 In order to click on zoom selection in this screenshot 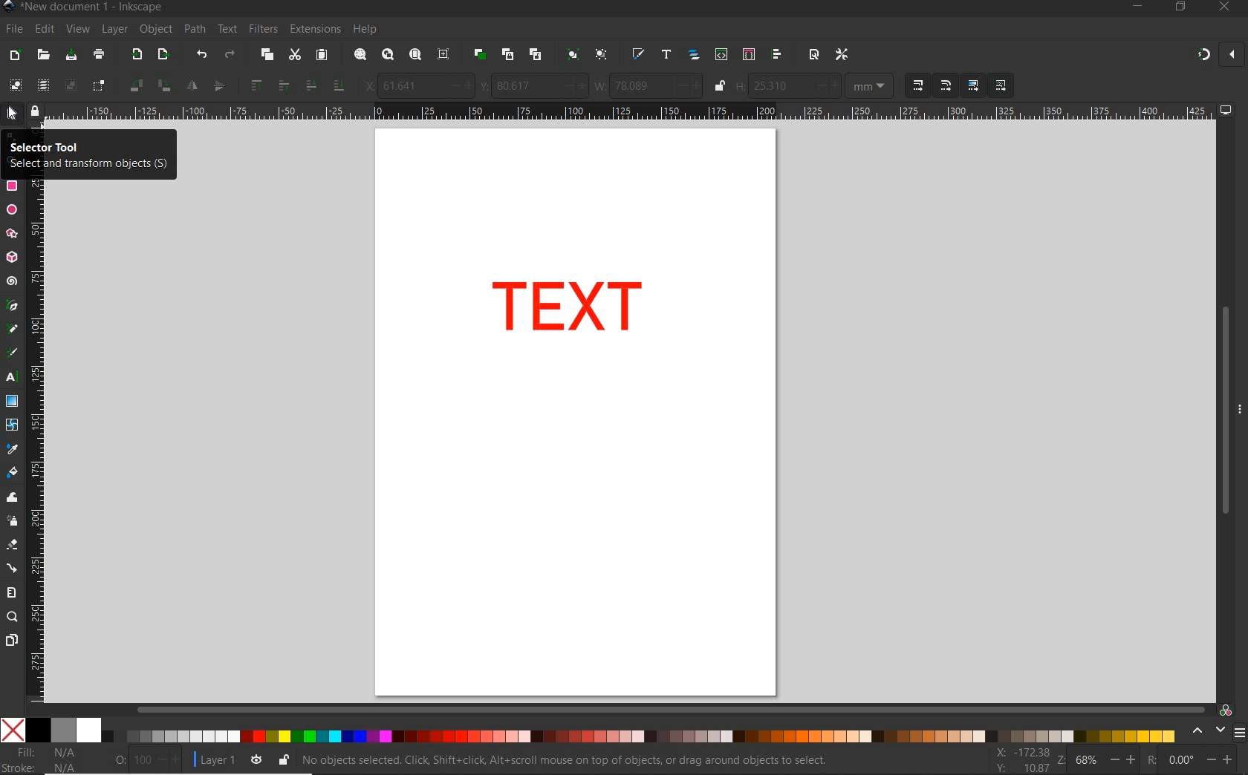, I will do `click(359, 55)`.